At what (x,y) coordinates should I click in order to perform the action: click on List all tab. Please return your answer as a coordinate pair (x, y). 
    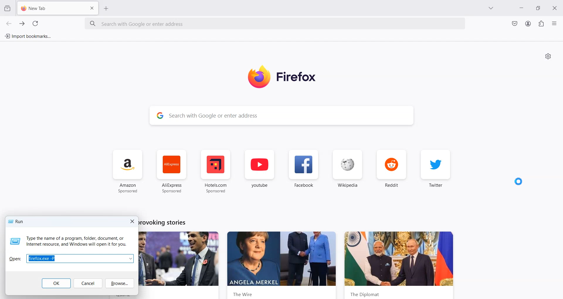
    Looking at the image, I should click on (491, 9).